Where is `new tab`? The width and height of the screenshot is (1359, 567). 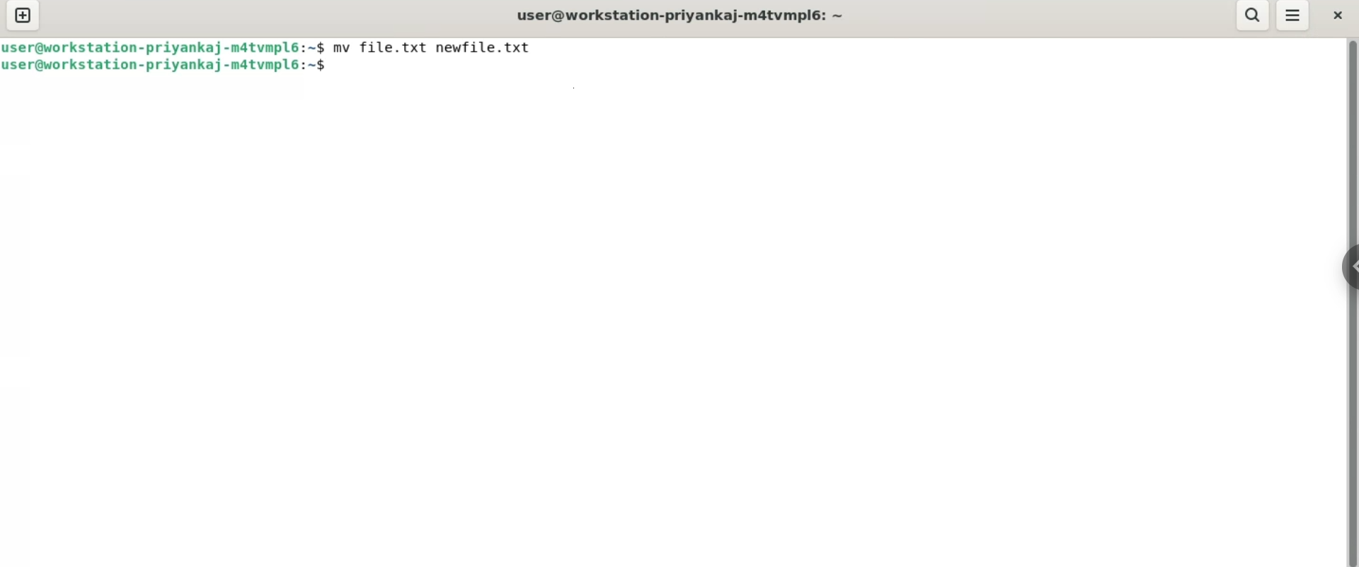 new tab is located at coordinates (22, 17).